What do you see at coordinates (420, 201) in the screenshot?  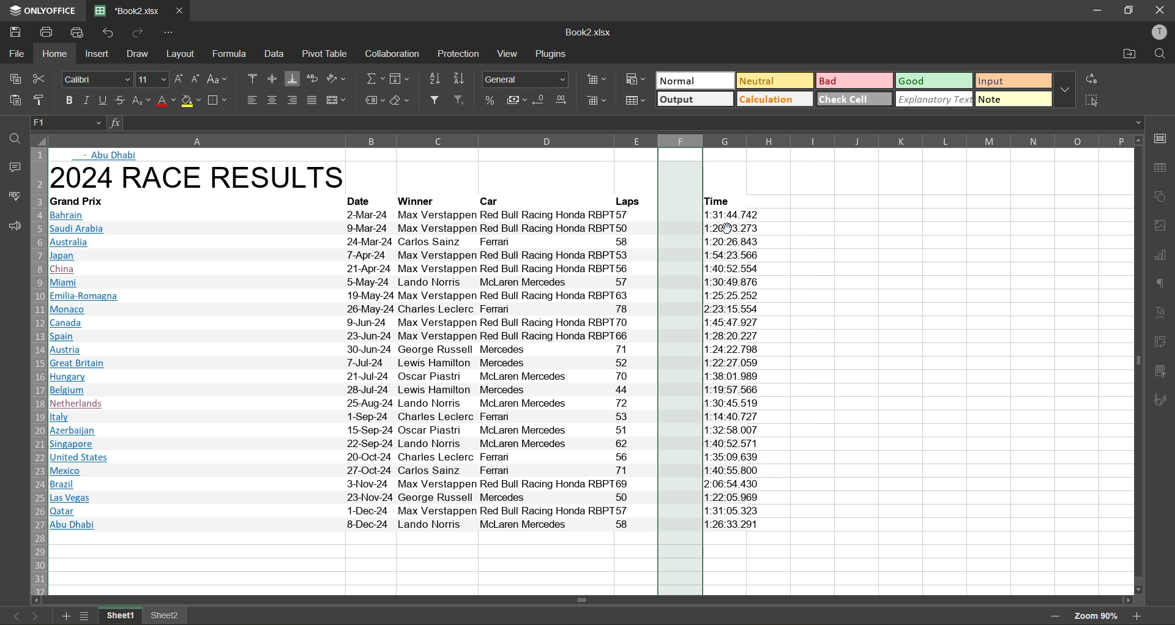 I see `Winner` at bounding box center [420, 201].